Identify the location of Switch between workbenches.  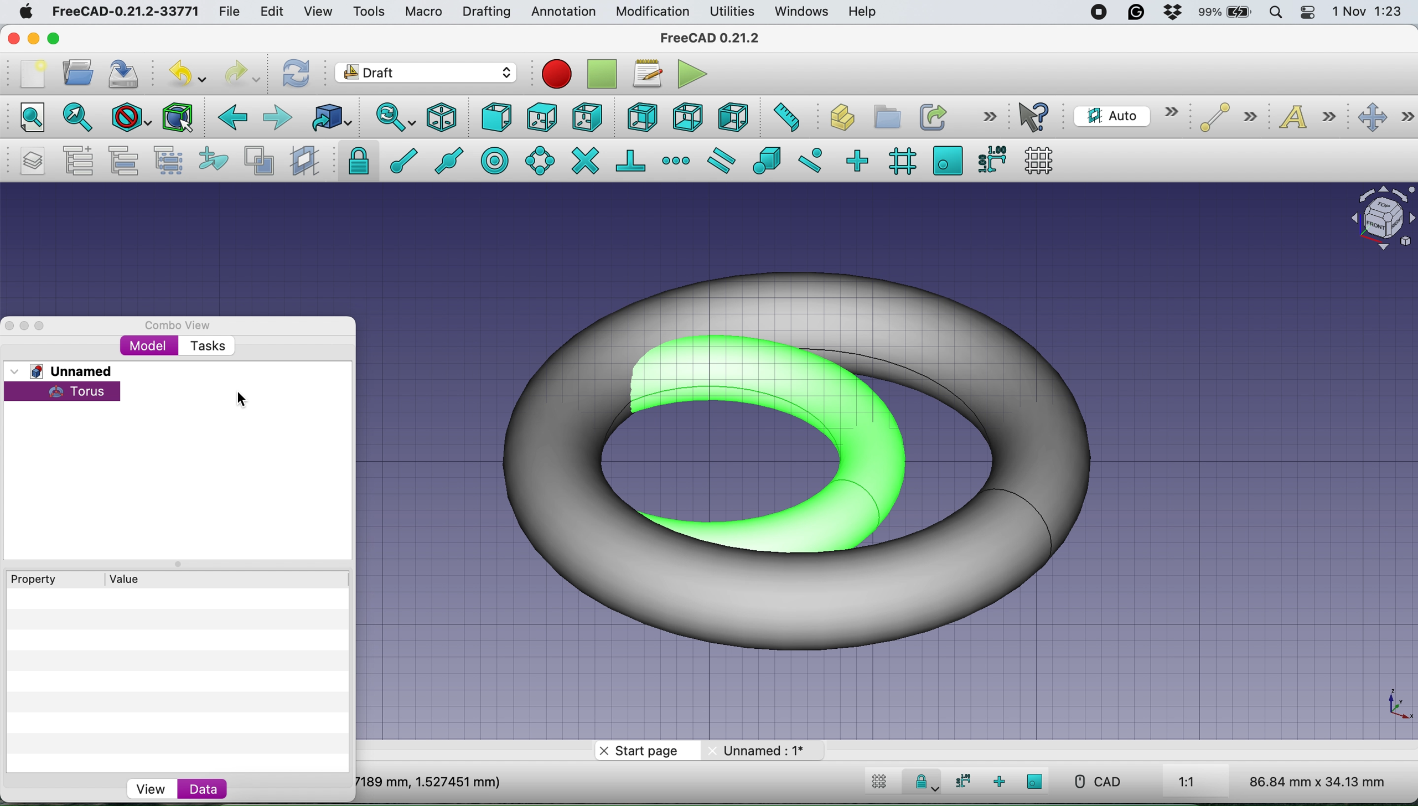
(426, 74).